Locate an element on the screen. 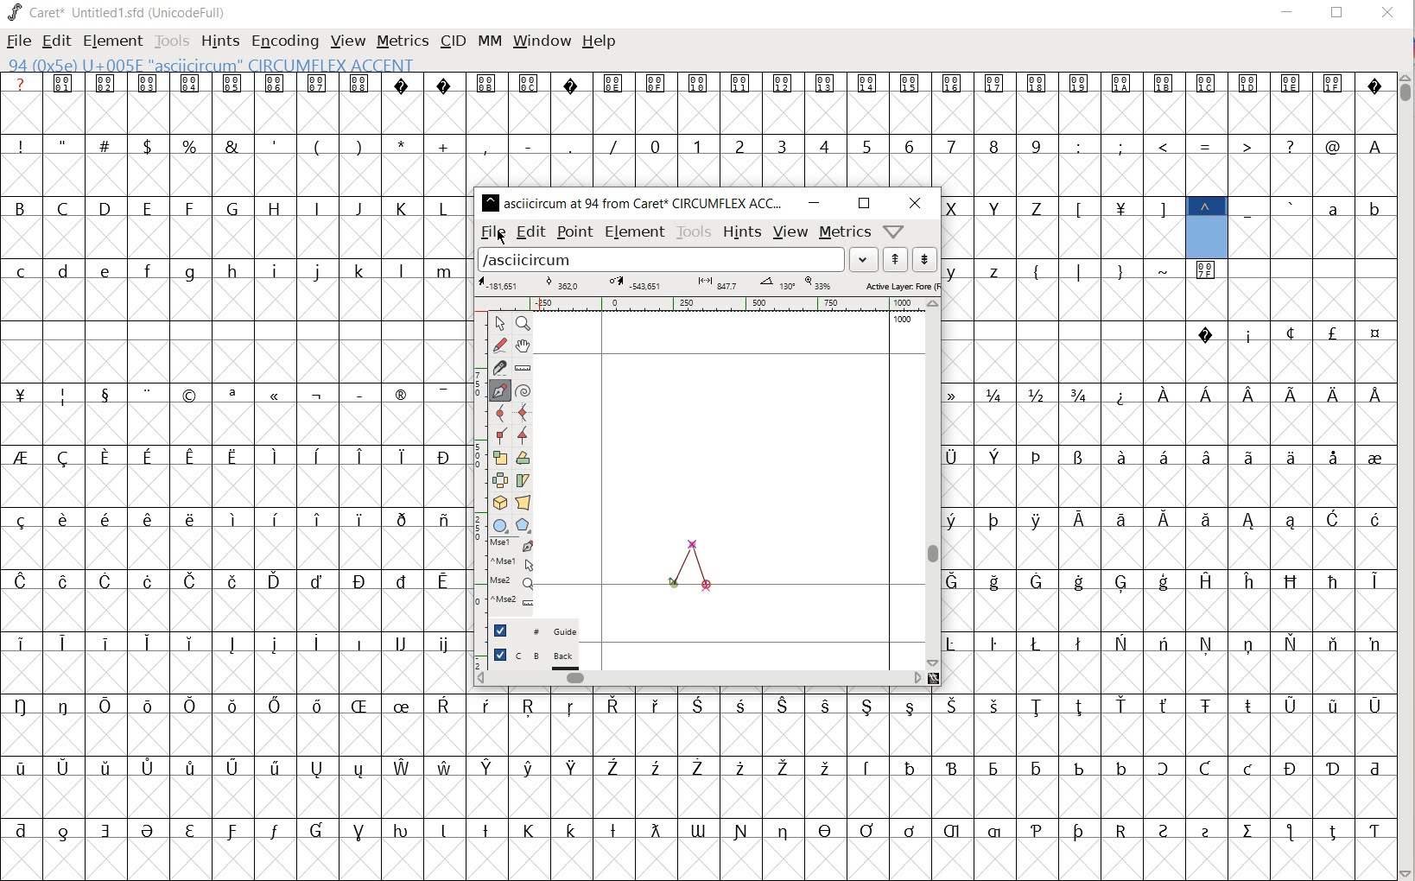  METRICS is located at coordinates (403, 41).